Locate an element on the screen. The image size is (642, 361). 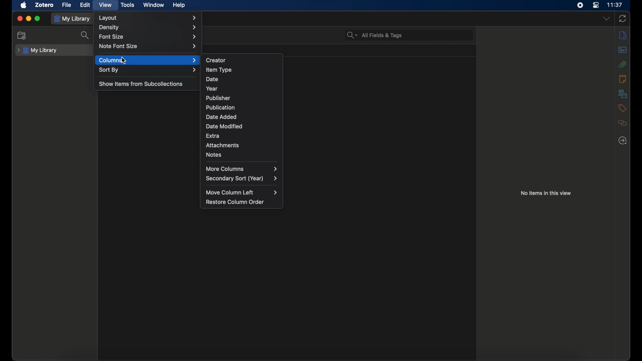
publication is located at coordinates (220, 107).